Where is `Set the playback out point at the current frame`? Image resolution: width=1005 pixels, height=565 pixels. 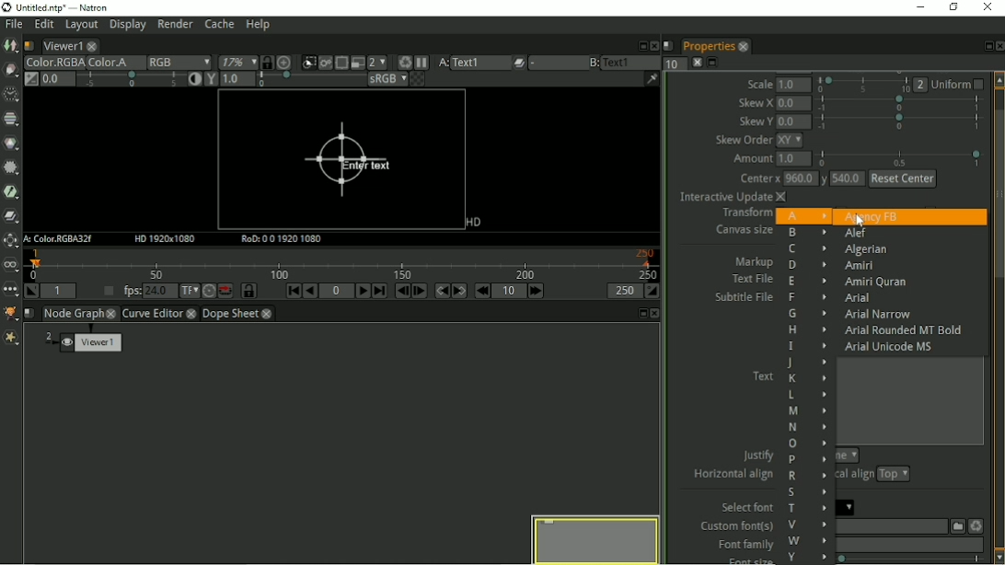
Set the playback out point at the current frame is located at coordinates (653, 291).